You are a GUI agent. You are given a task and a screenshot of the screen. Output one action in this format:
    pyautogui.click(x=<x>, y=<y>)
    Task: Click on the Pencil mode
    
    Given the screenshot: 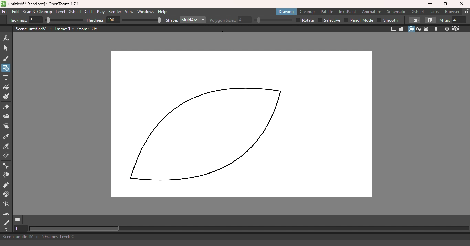 What is the action you would take?
    pyautogui.click(x=358, y=21)
    